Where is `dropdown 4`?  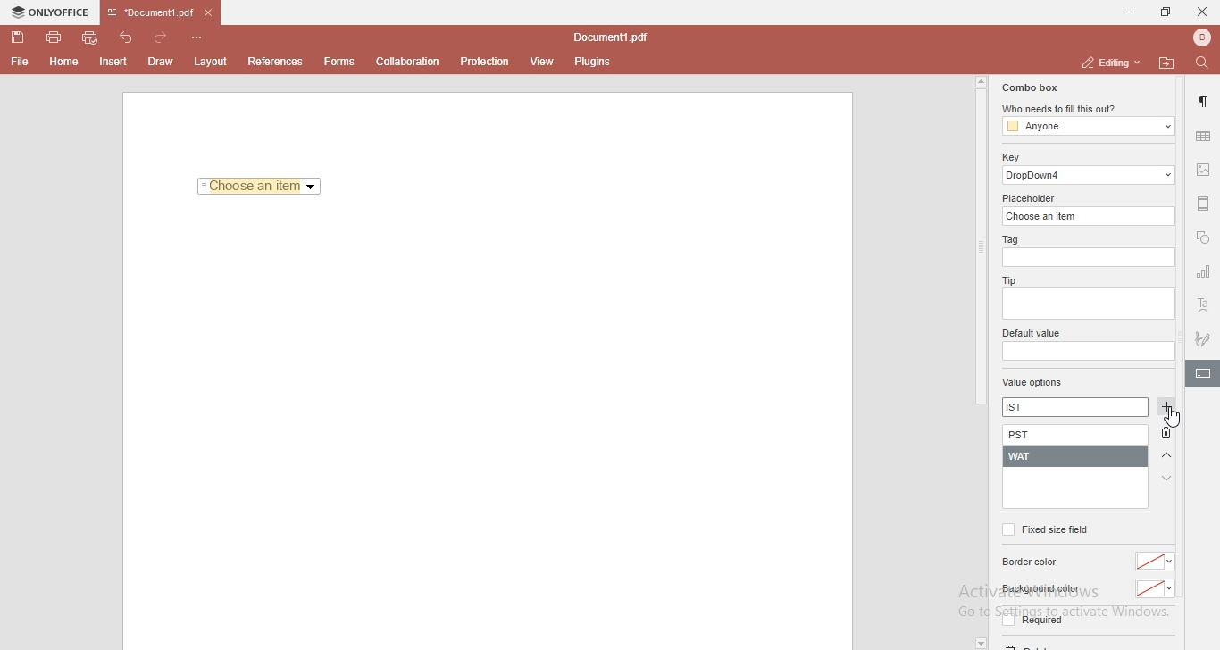
dropdown 4 is located at coordinates (1090, 175).